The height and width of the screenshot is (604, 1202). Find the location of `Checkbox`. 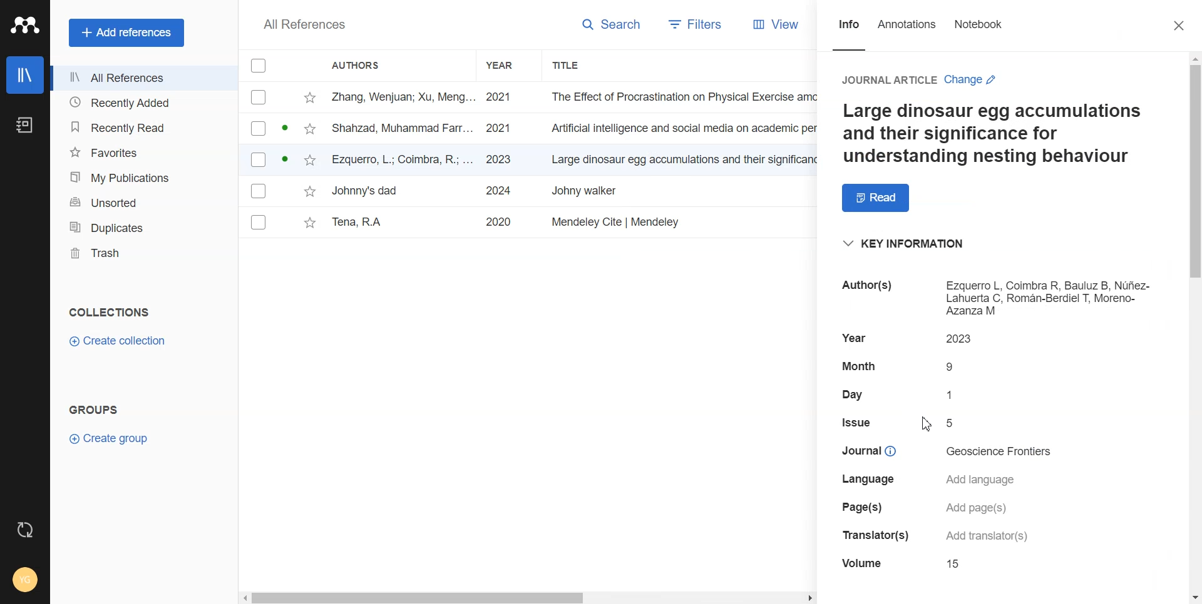

Checkbox is located at coordinates (259, 222).